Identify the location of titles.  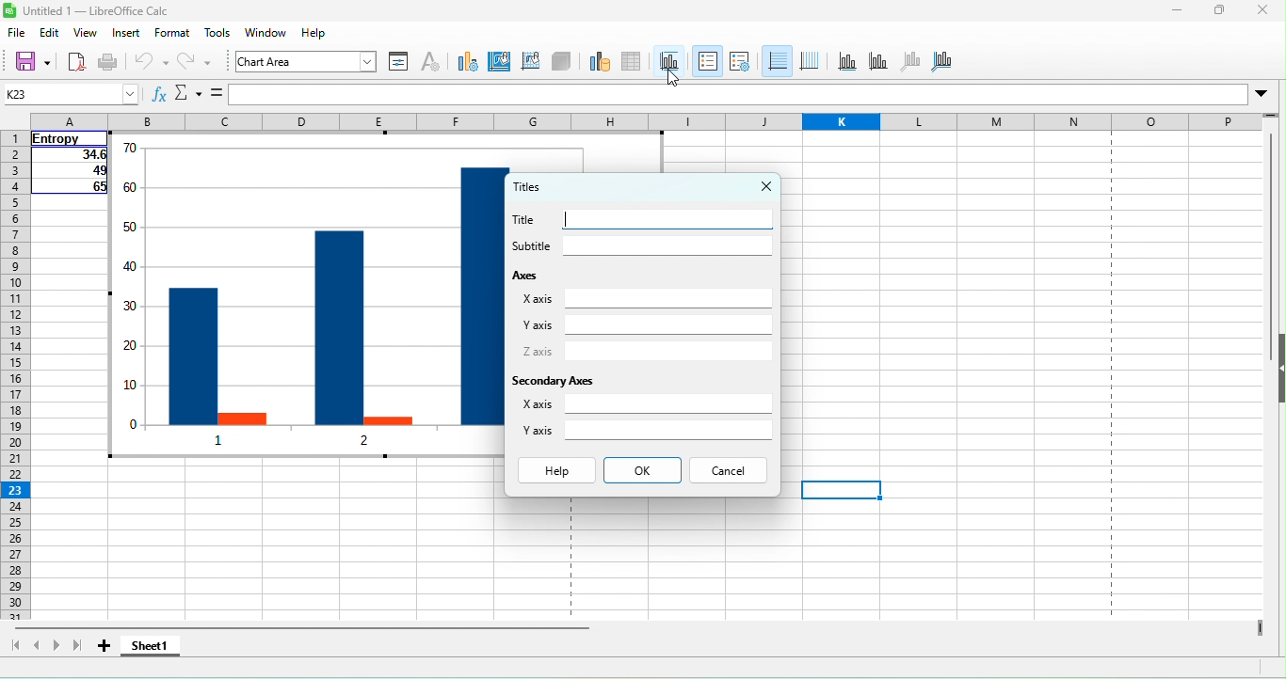
(542, 186).